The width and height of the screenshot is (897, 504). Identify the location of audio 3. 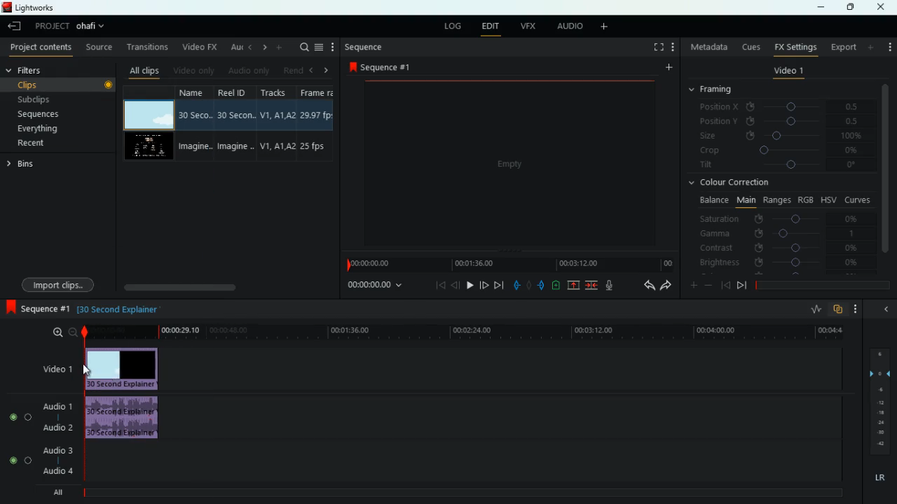
(54, 449).